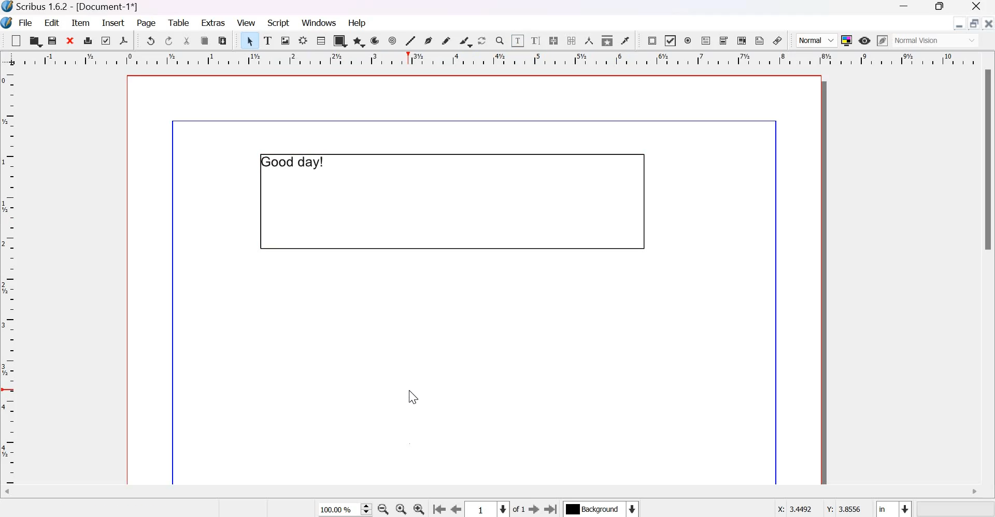 This screenshot has width=995, height=517. I want to click on save as pdf, so click(123, 40).